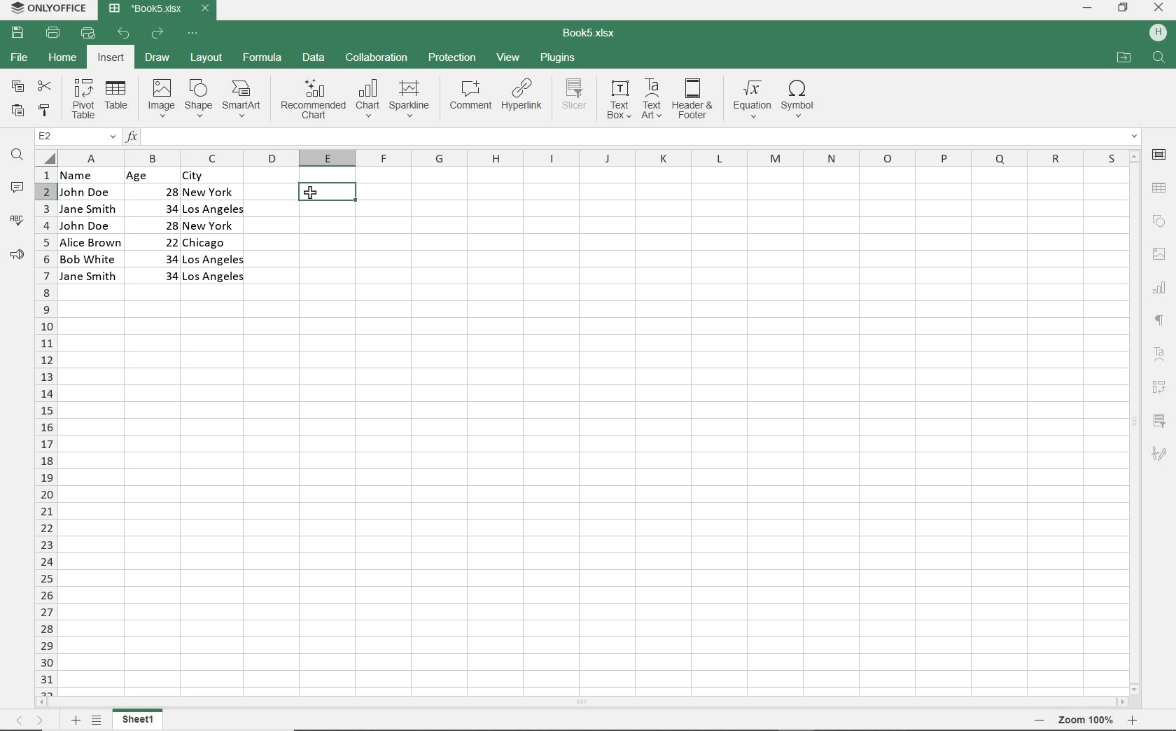 The height and width of the screenshot is (731, 1176). Describe the element at coordinates (261, 57) in the screenshot. I see `FORMULA` at that location.